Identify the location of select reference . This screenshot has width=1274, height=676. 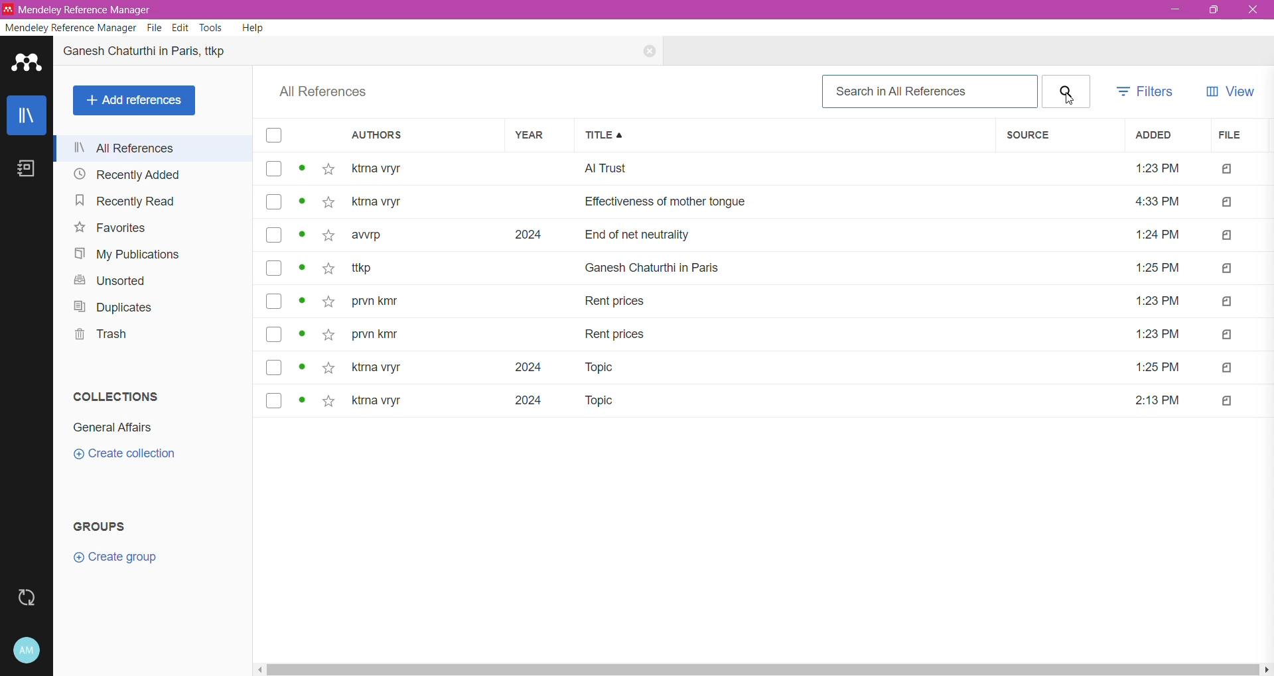
(273, 368).